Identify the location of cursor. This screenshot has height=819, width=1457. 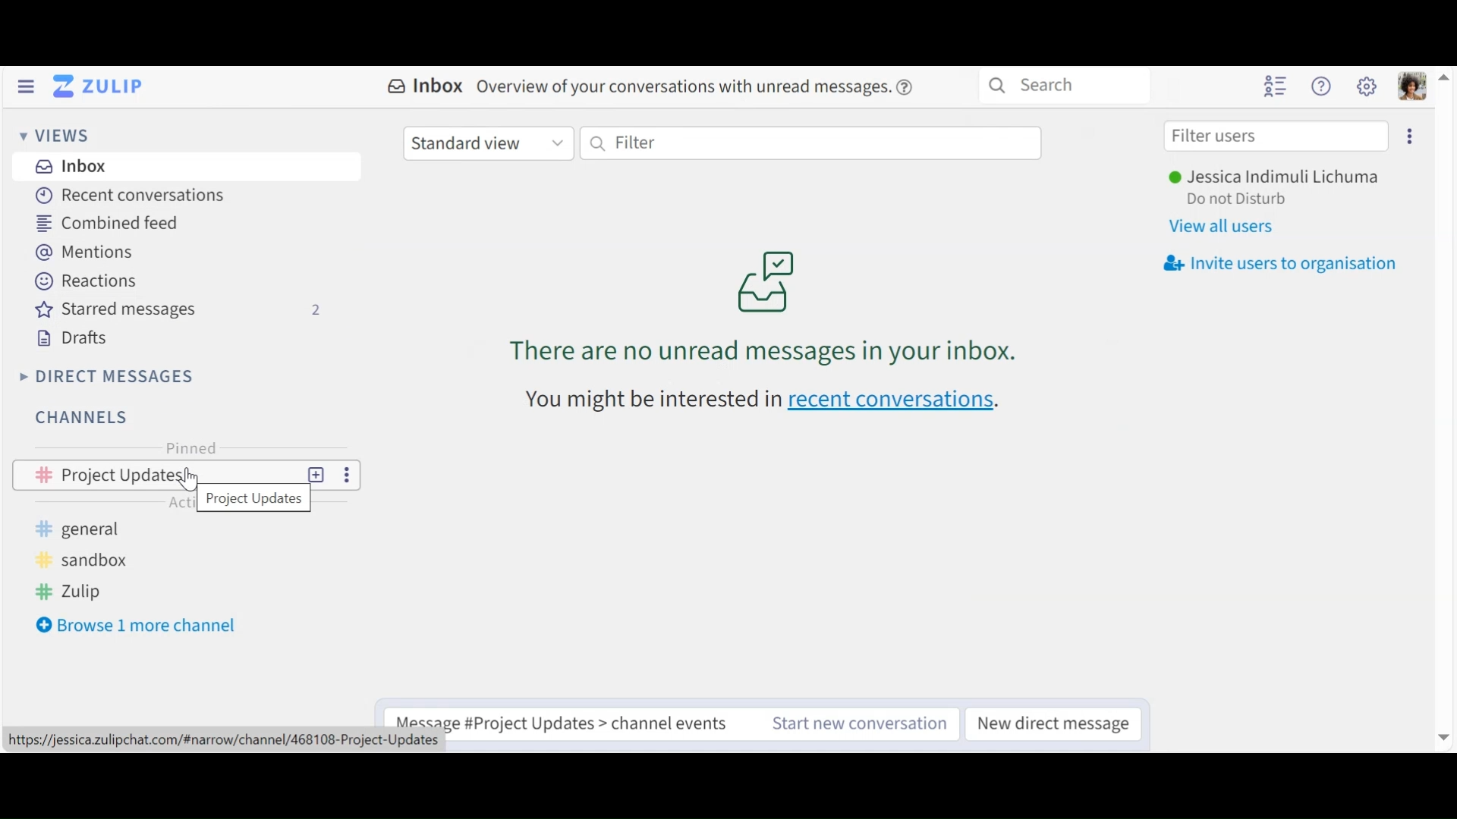
(194, 481).